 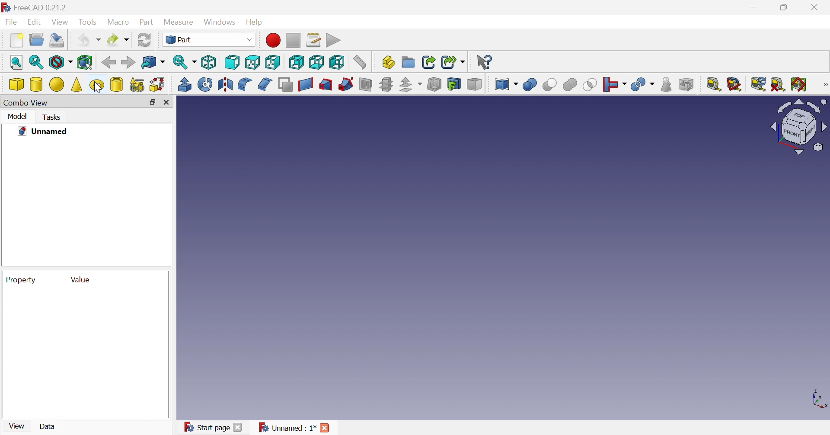 I want to click on Macro, so click(x=117, y=22).